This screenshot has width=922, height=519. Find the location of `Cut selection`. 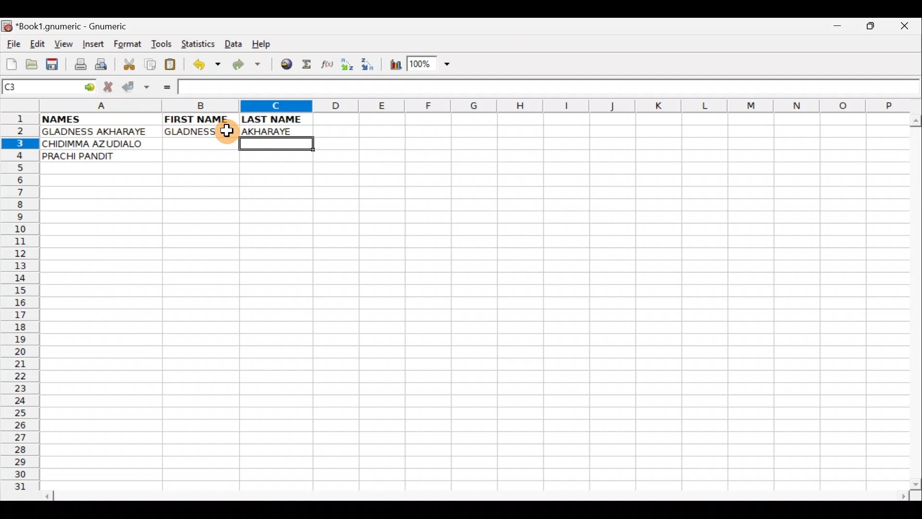

Cut selection is located at coordinates (129, 63).